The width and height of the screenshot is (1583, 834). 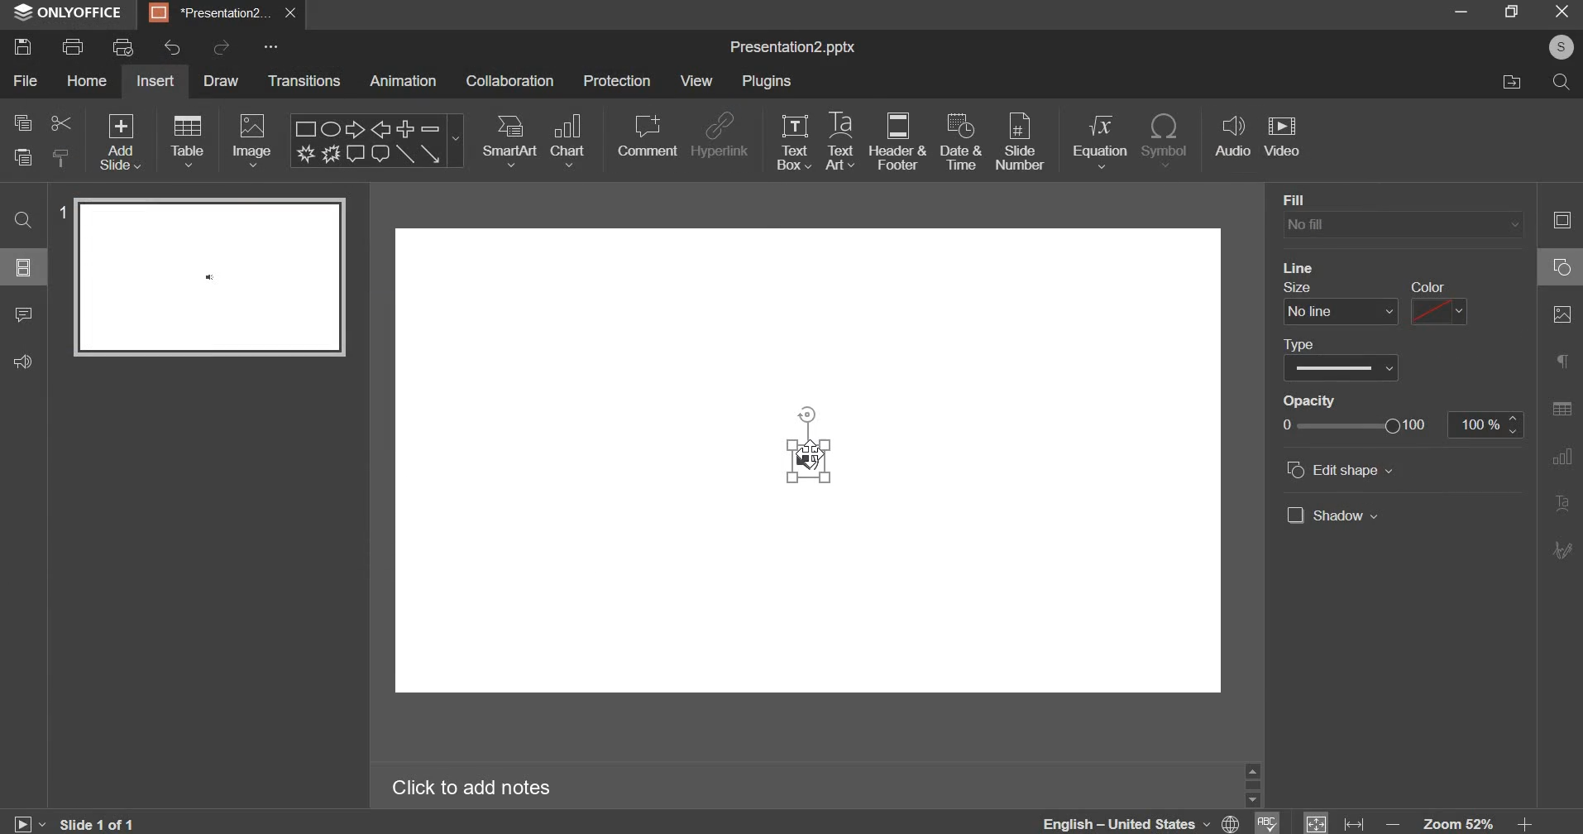 I want to click on image settings, so click(x=1563, y=314).